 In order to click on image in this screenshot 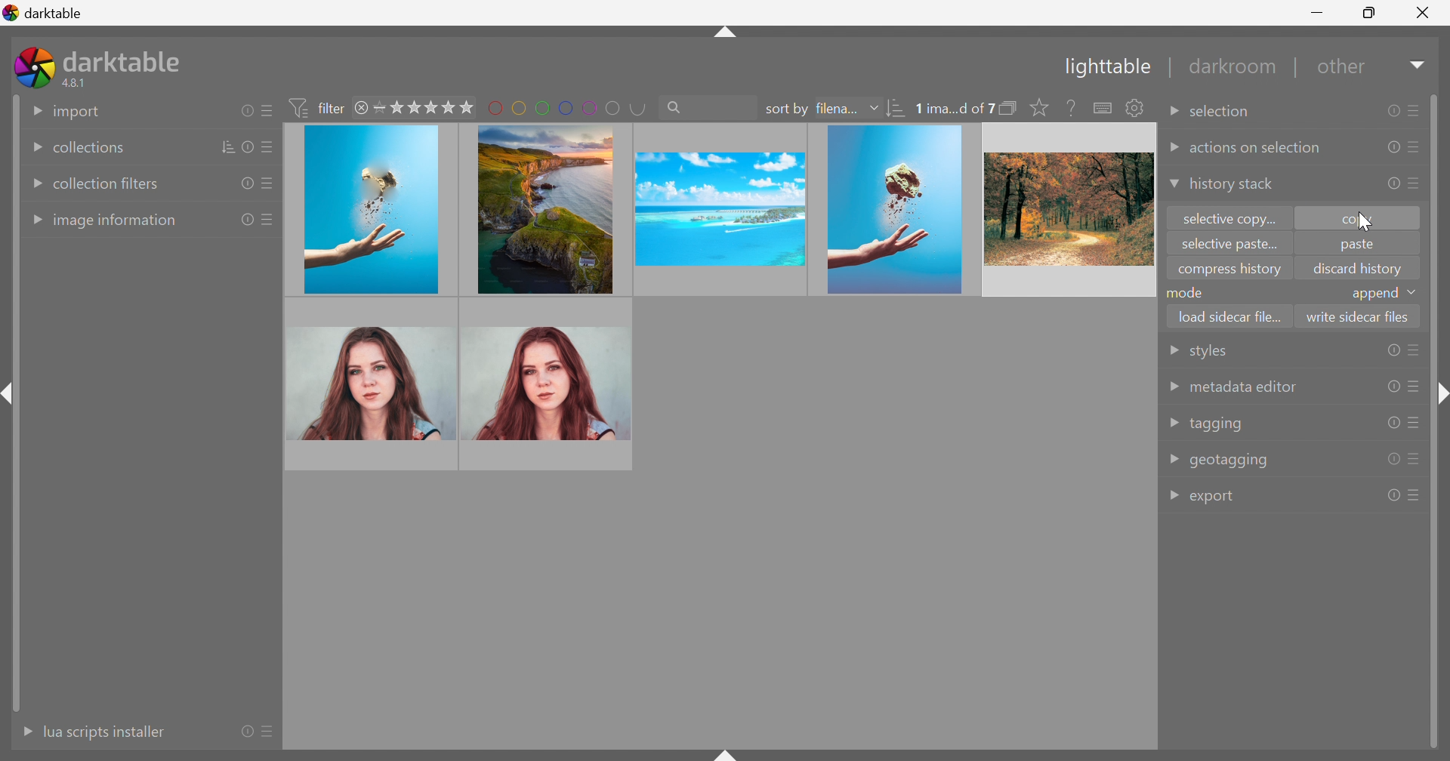, I will do `click(548, 383)`.